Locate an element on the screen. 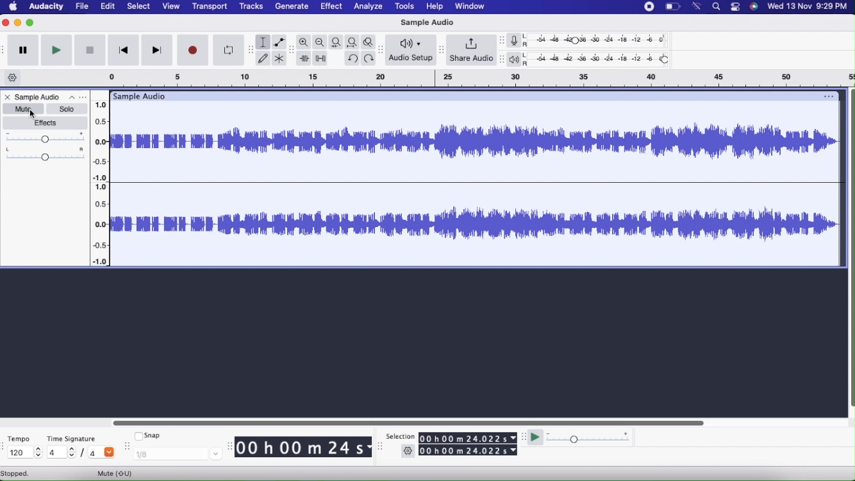  Timeline options is located at coordinates (14, 78).